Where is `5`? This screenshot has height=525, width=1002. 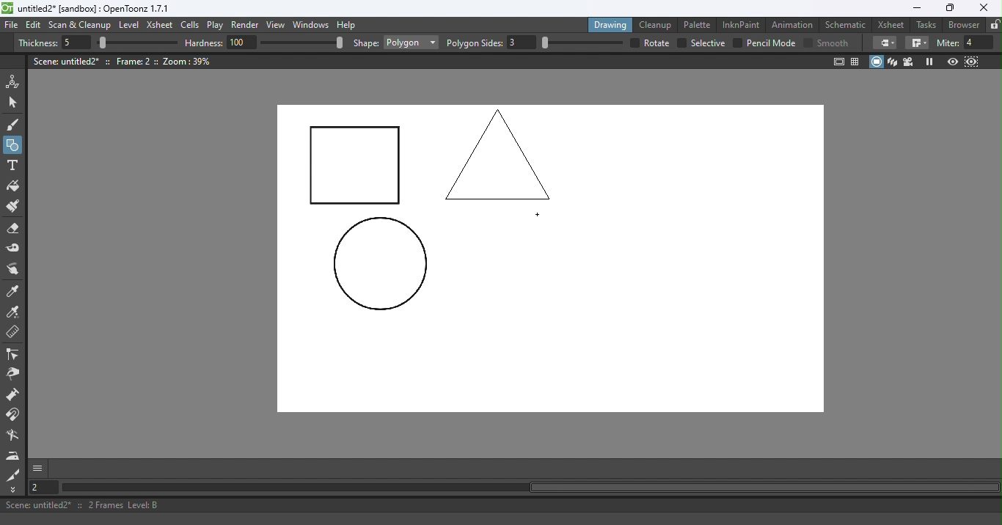
5 is located at coordinates (74, 43).